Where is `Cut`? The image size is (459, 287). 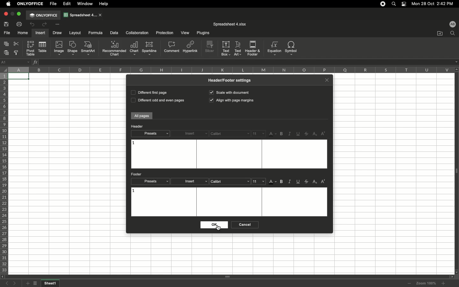
Cut is located at coordinates (17, 44).